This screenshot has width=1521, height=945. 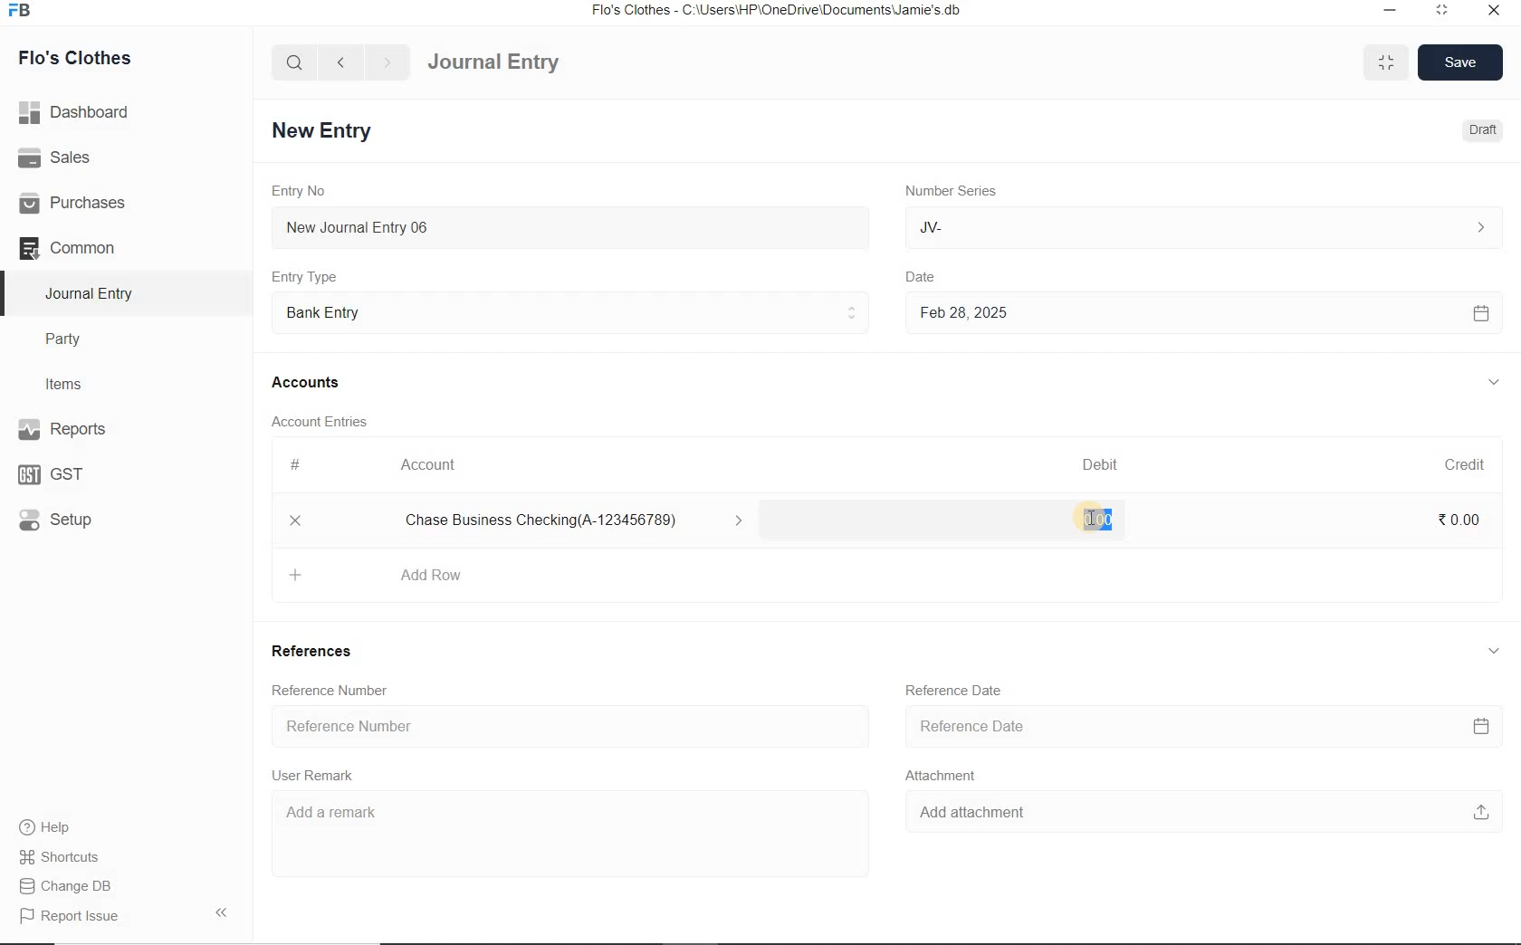 I want to click on Report Issue, so click(x=69, y=916).